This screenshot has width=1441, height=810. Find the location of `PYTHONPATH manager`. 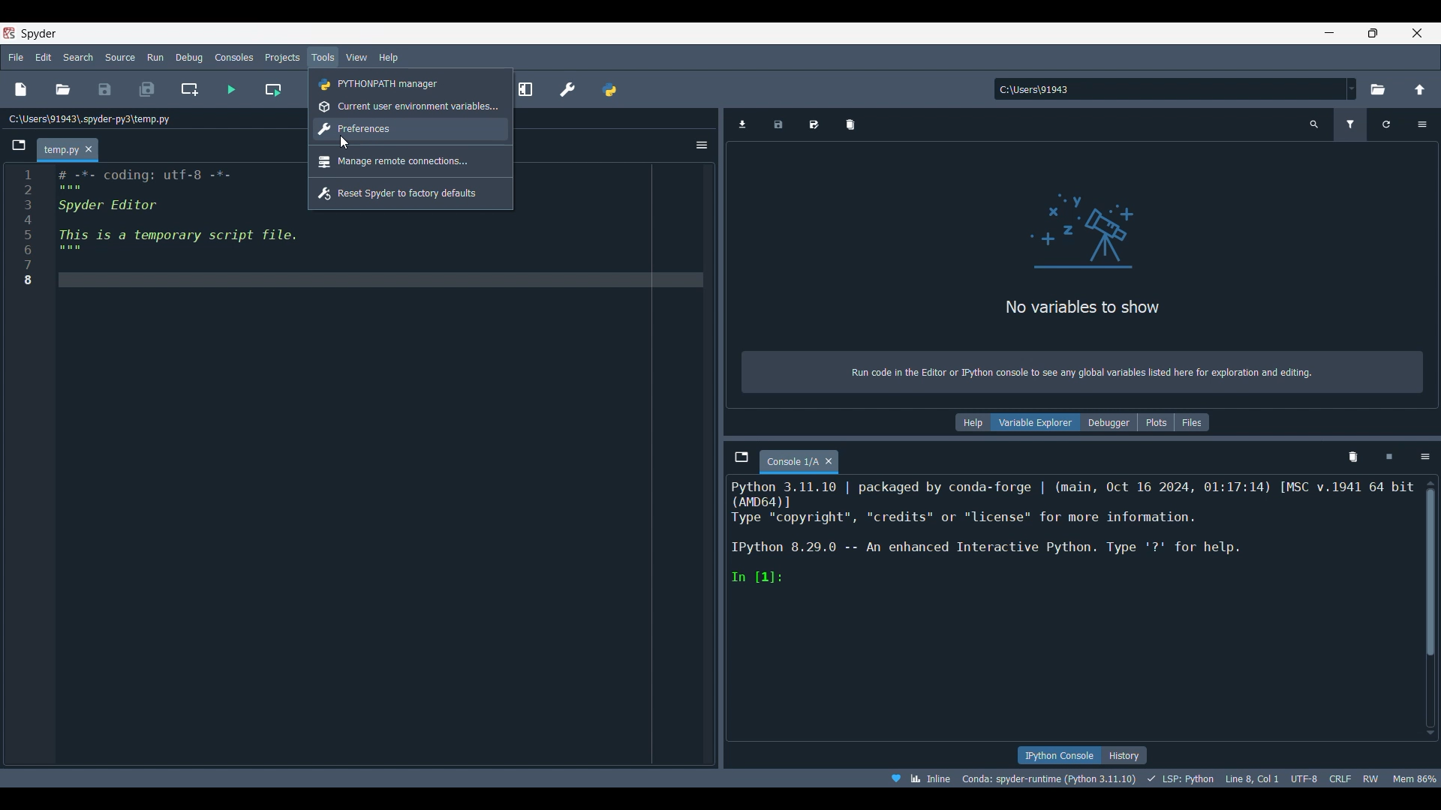

PYTHONPATH manager is located at coordinates (411, 83).